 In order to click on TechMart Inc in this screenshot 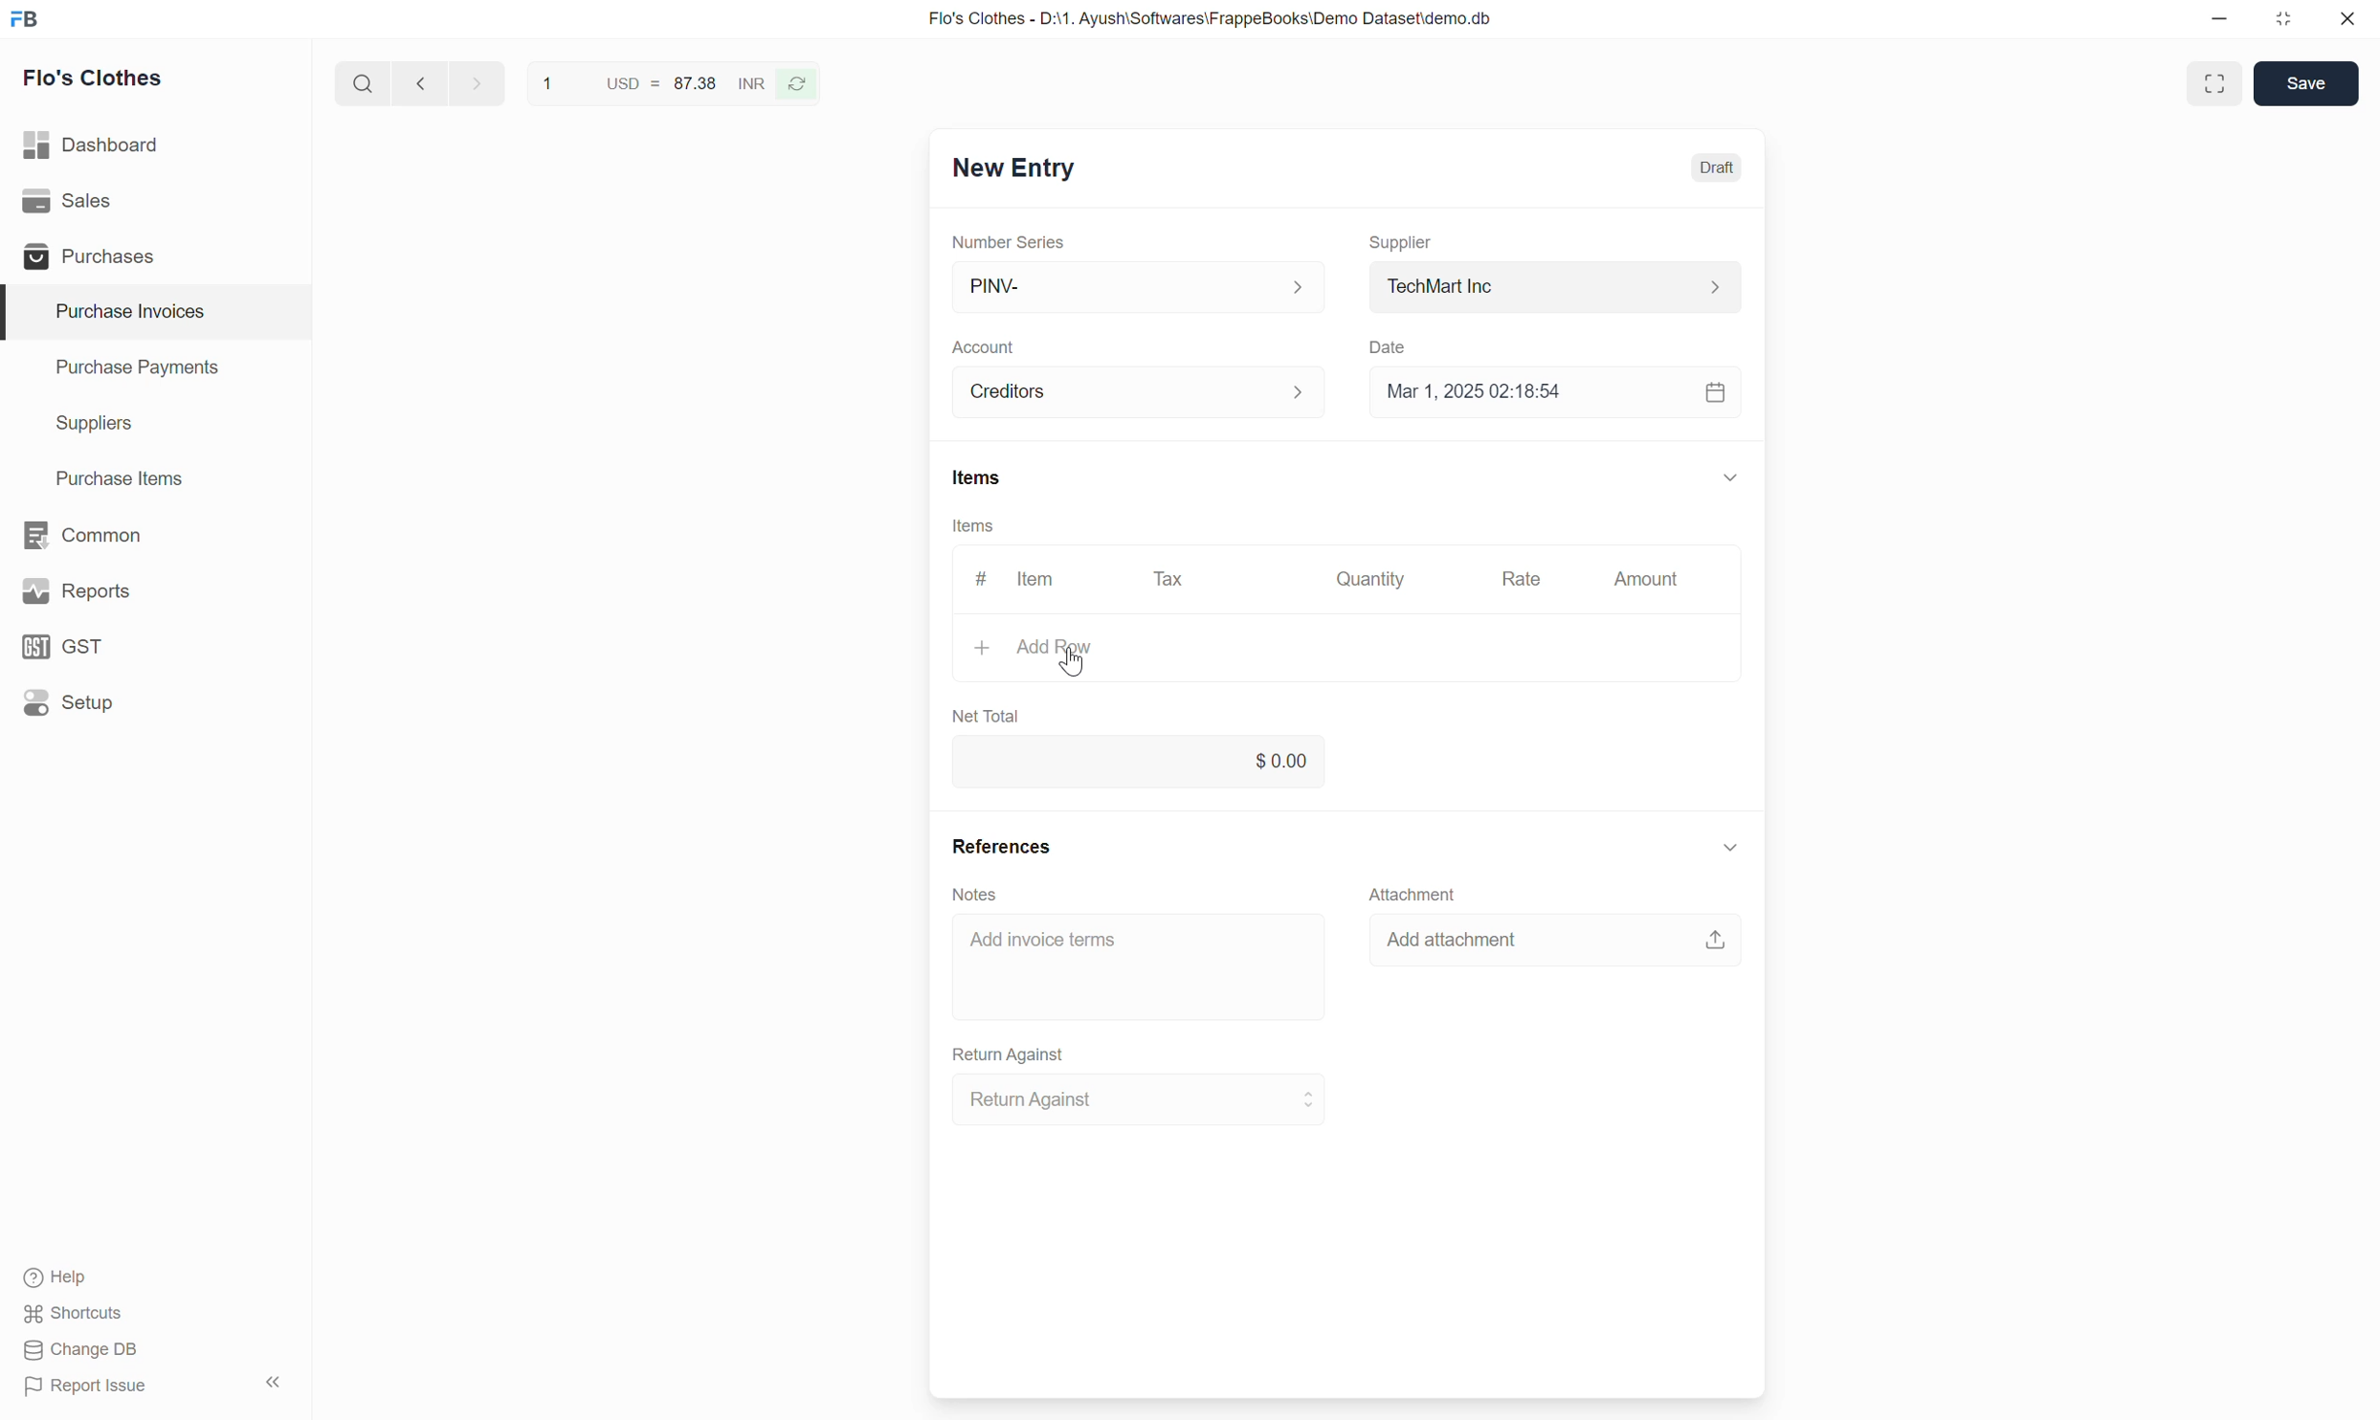, I will do `click(1556, 288)`.